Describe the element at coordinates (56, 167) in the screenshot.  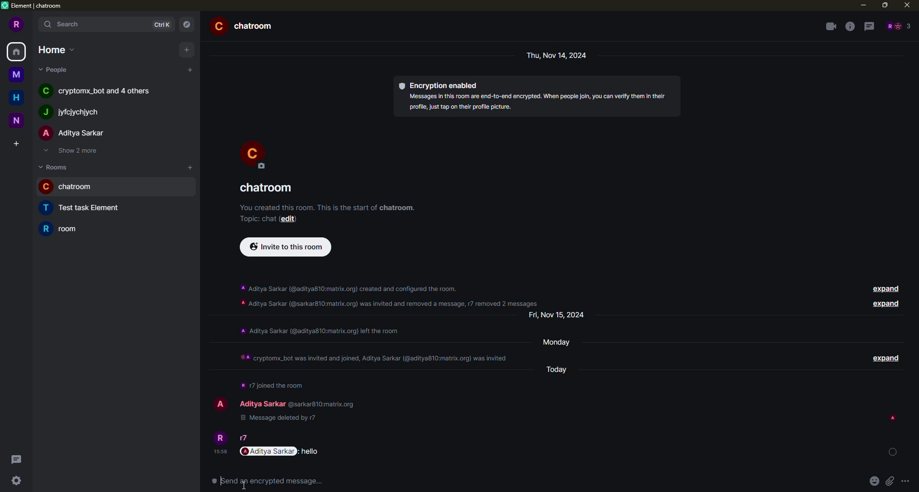
I see `rooms` at that location.